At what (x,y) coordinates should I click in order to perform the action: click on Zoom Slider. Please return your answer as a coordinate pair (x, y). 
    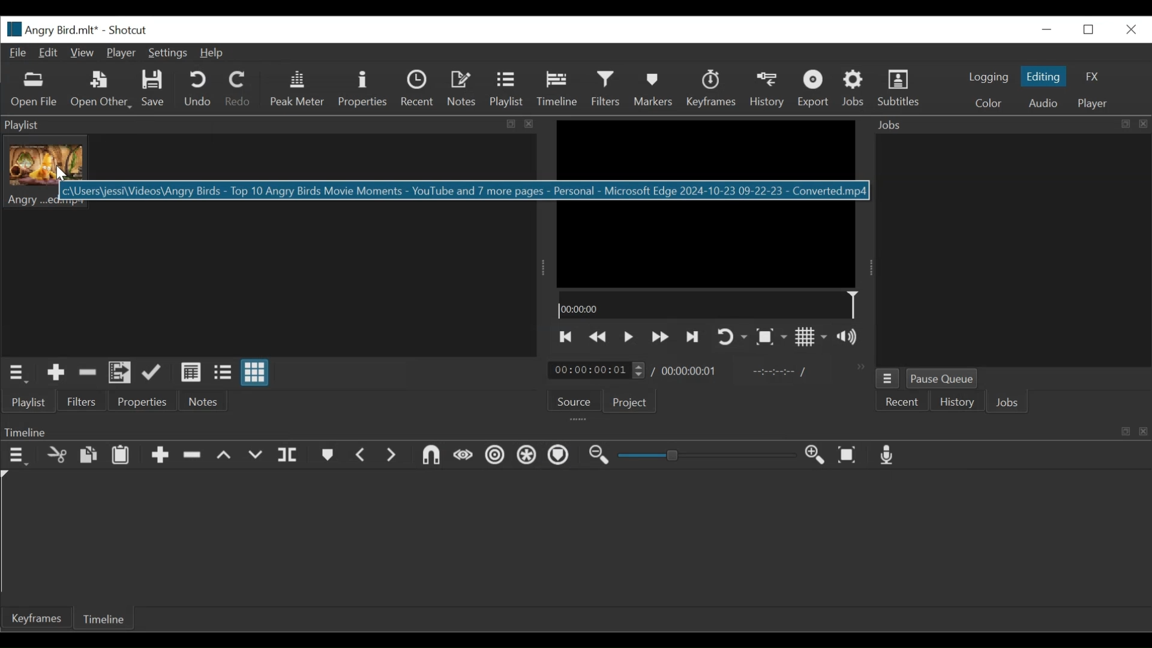
    Looking at the image, I should click on (709, 455).